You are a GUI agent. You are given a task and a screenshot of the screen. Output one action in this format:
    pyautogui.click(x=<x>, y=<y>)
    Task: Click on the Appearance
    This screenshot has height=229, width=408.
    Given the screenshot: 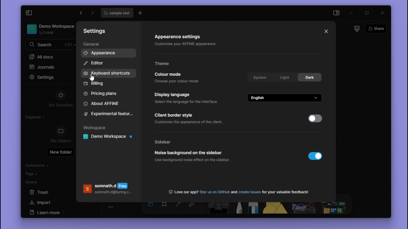 What is the action you would take?
    pyautogui.click(x=109, y=54)
    